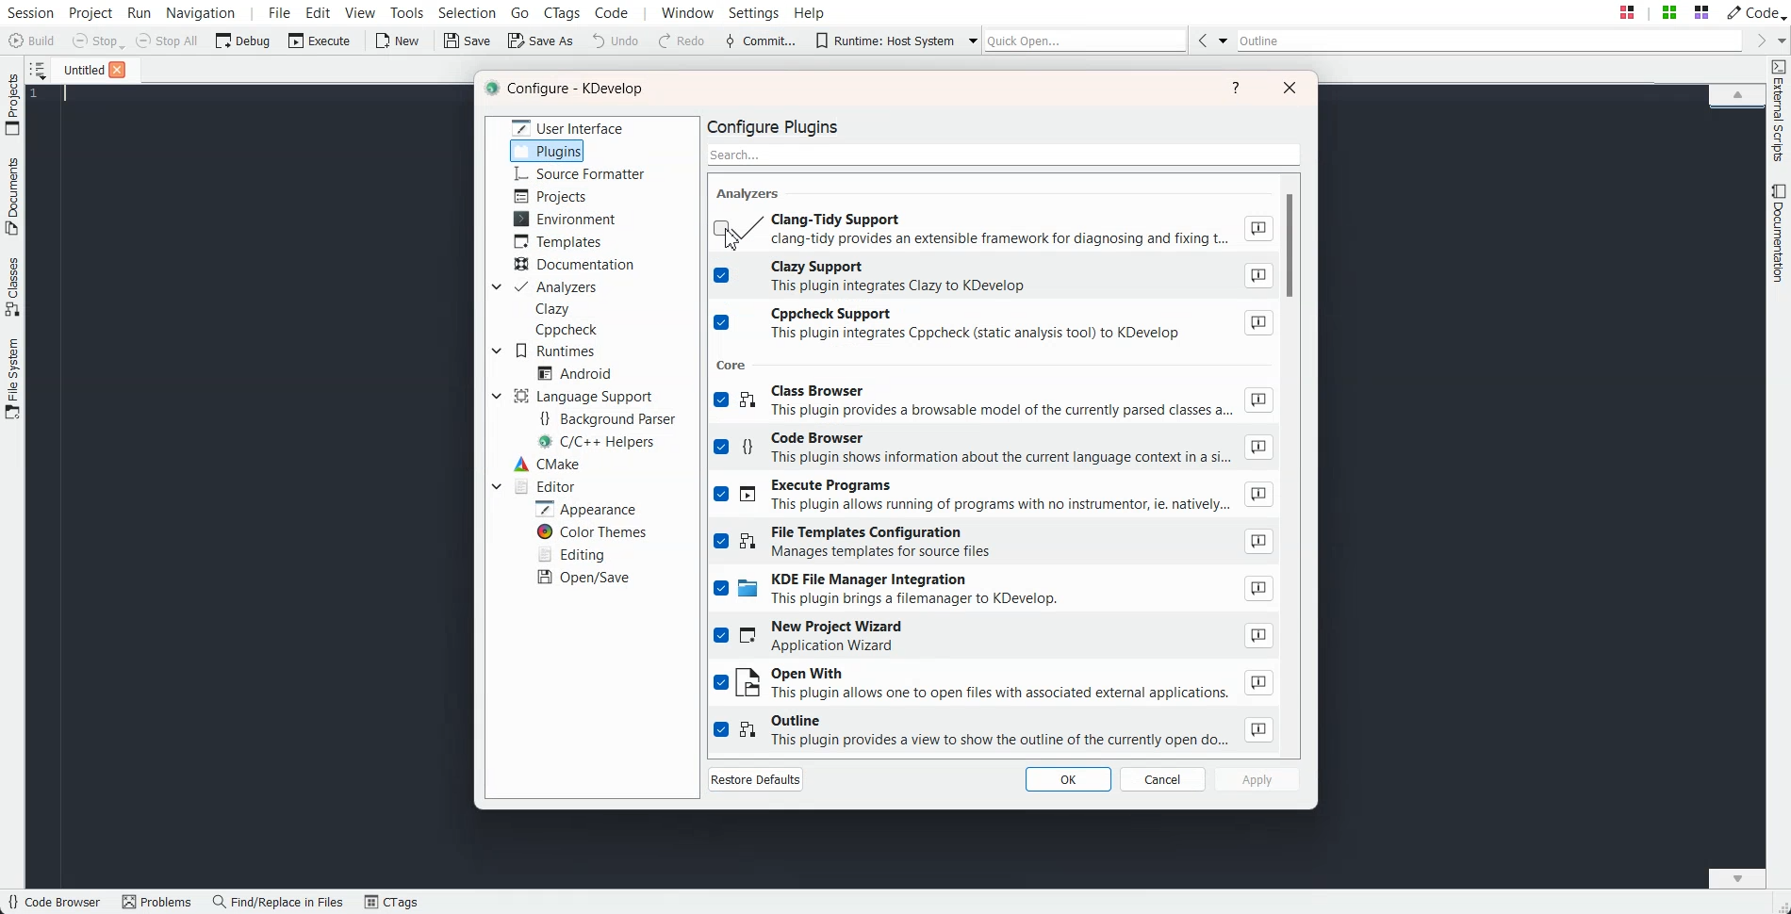 The height and width of the screenshot is (914, 1791). What do you see at coordinates (1257, 541) in the screenshot?
I see `About` at bounding box center [1257, 541].